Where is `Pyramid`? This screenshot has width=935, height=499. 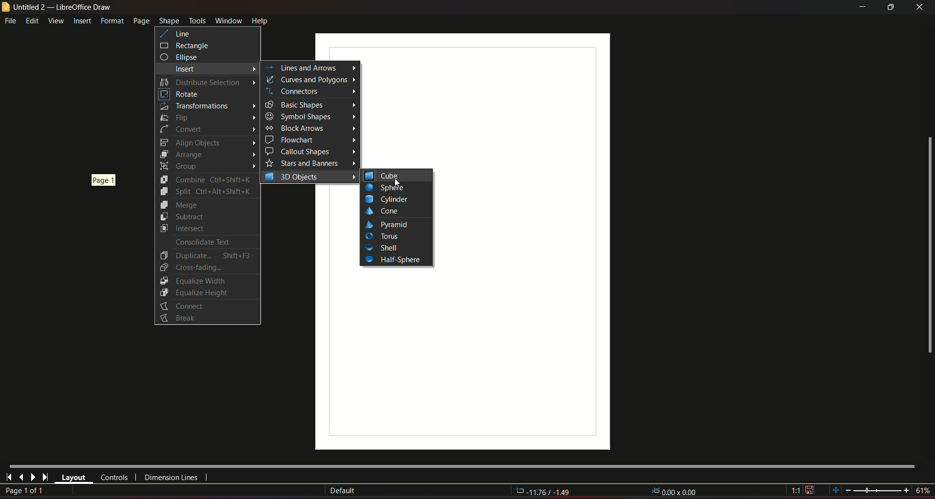 Pyramid is located at coordinates (388, 225).